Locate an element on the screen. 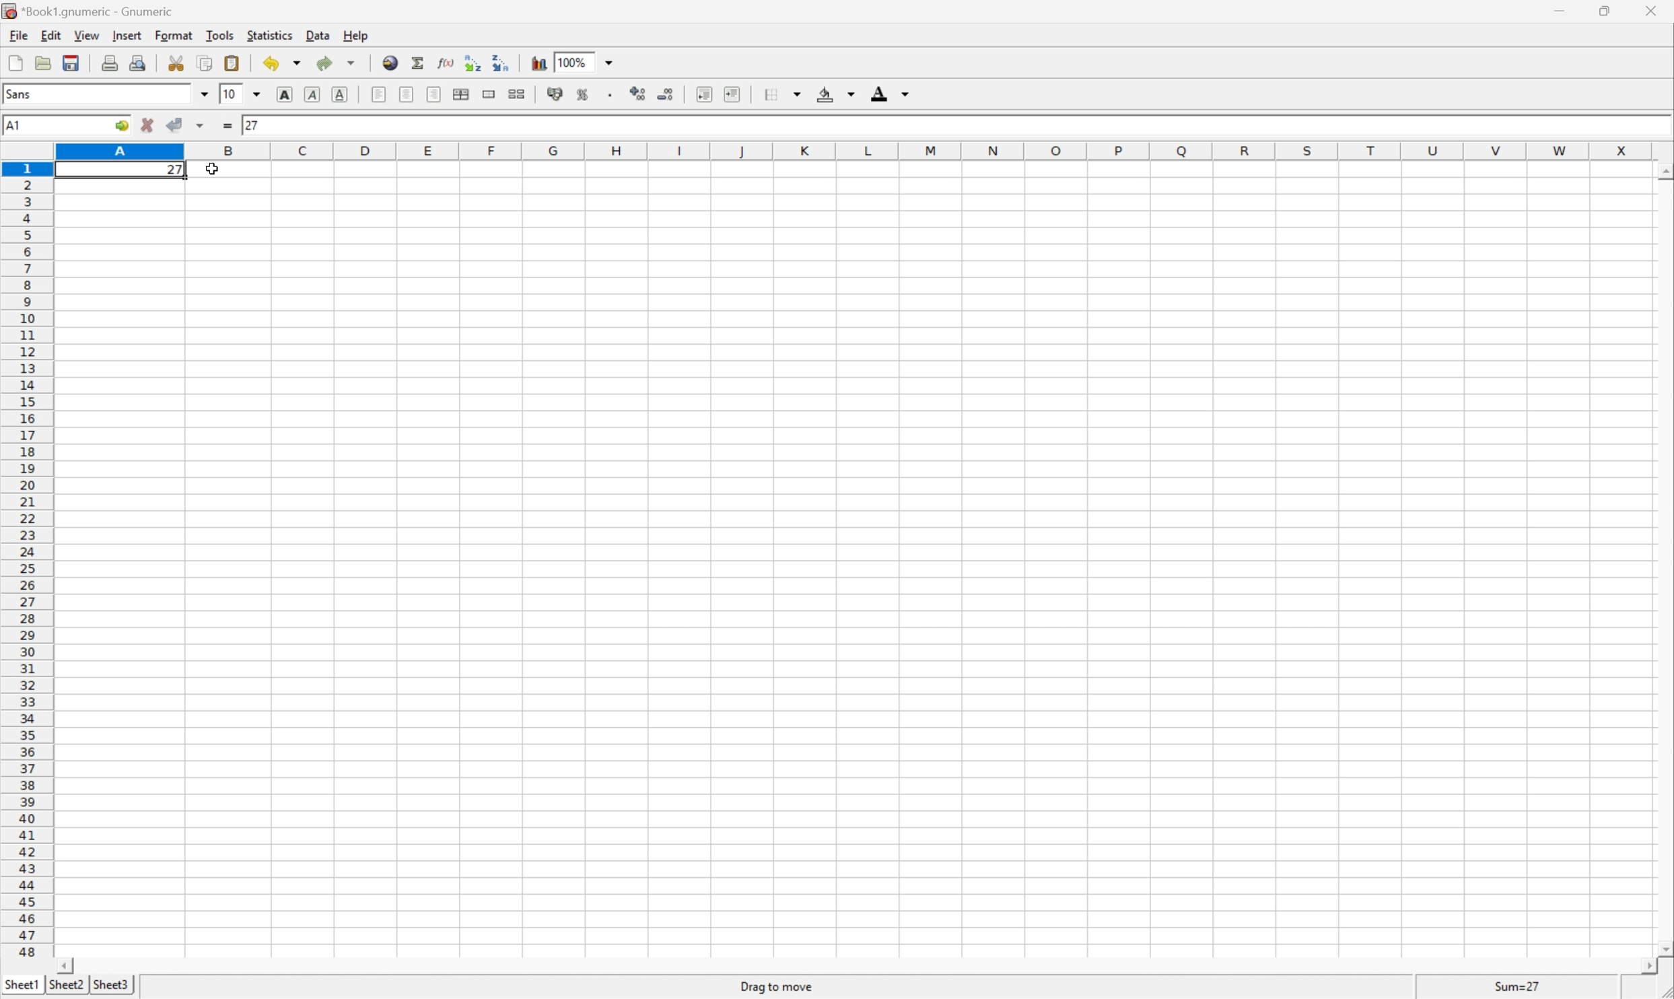  Save current workbook is located at coordinates (72, 63).